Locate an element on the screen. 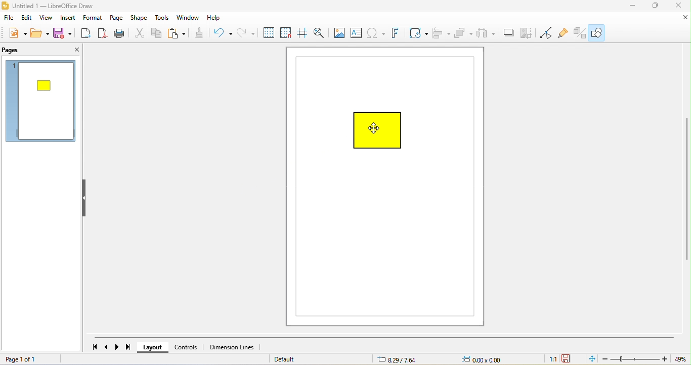  export is located at coordinates (84, 34).